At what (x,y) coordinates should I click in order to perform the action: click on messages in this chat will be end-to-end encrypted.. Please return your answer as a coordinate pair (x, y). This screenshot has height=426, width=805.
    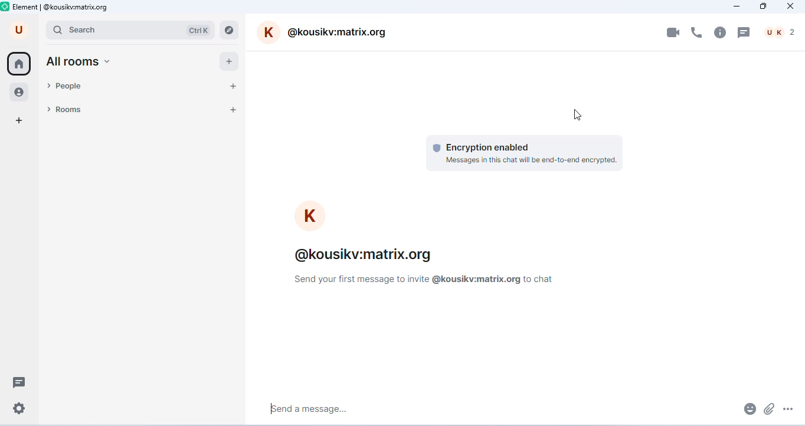
    Looking at the image, I should click on (532, 160).